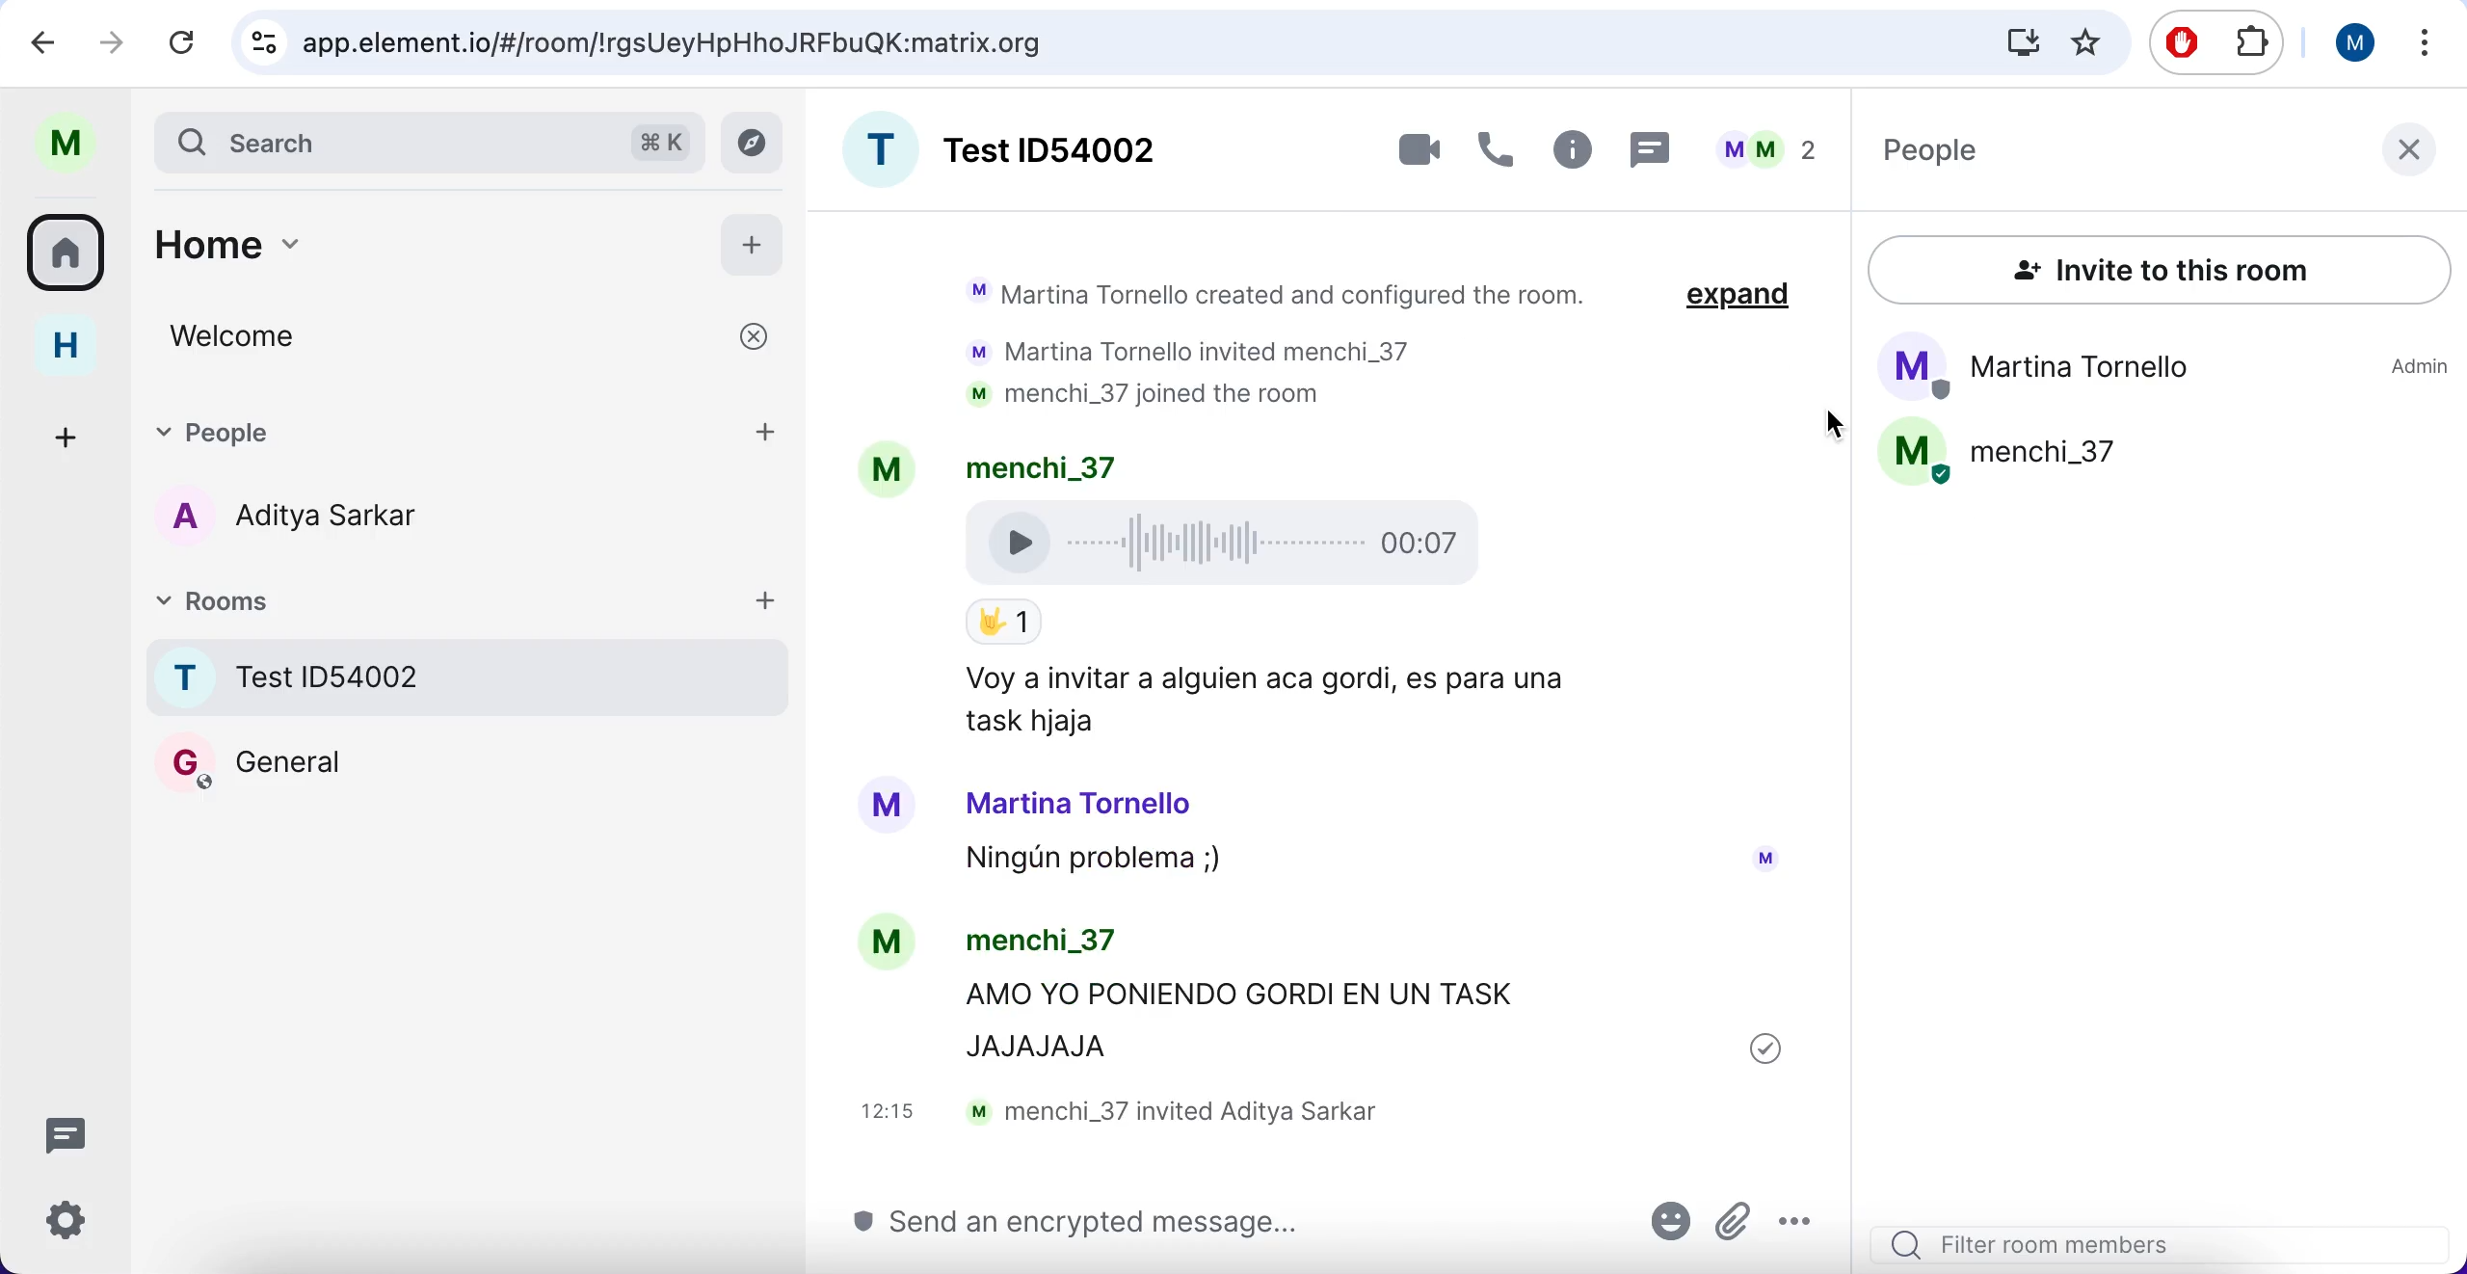  I want to click on Avatar, so click(888, 810).